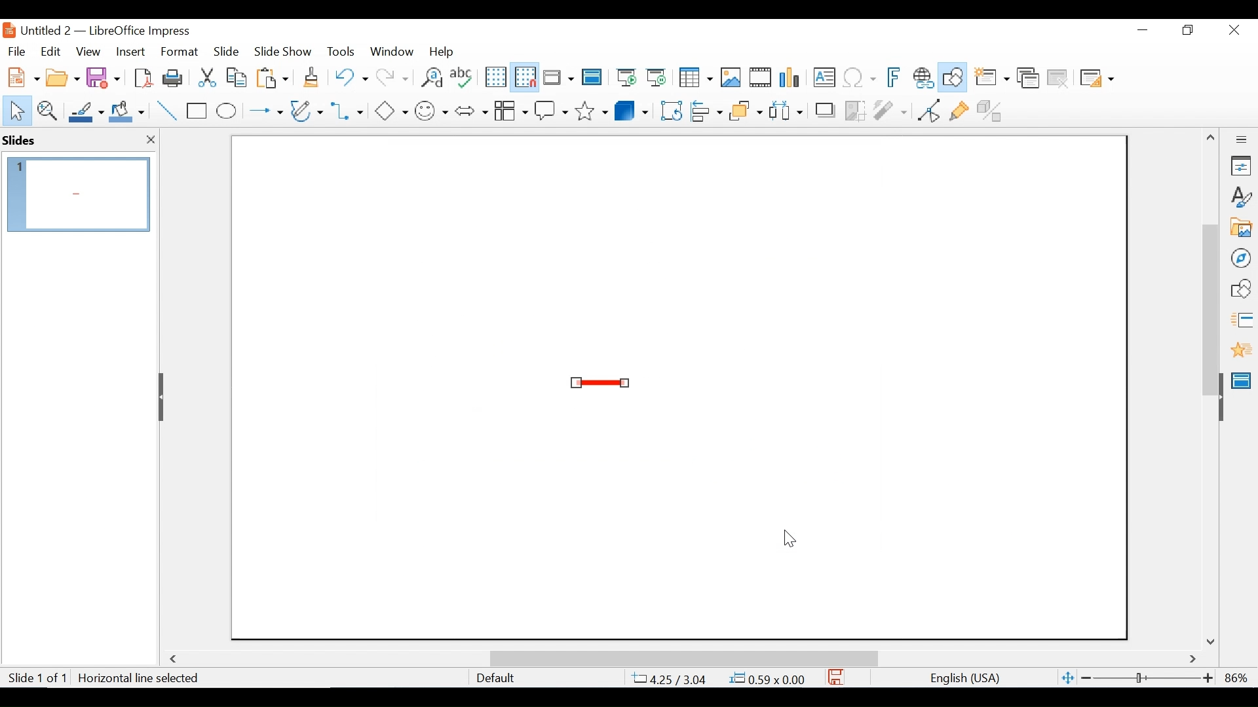 Image resolution: width=1258 pixels, height=707 pixels. I want to click on Crop Image, so click(855, 109).